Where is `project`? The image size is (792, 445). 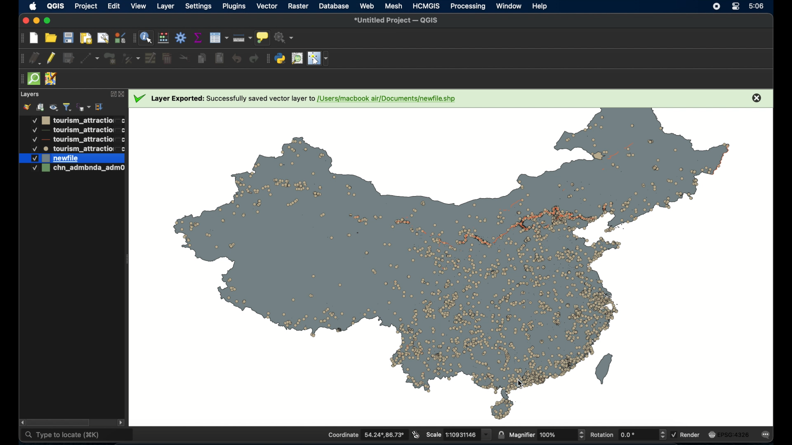 project is located at coordinates (85, 6).